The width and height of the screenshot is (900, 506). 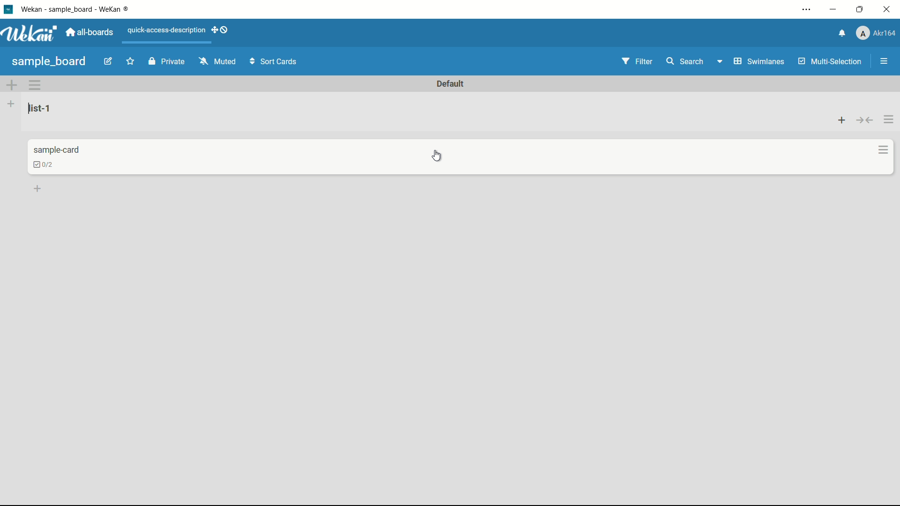 I want to click on default, so click(x=450, y=84).